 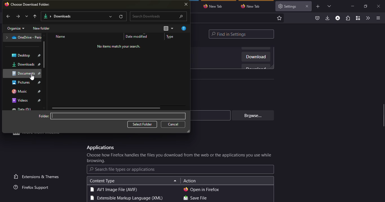 What do you see at coordinates (352, 6) in the screenshot?
I see `minimize` at bounding box center [352, 6].